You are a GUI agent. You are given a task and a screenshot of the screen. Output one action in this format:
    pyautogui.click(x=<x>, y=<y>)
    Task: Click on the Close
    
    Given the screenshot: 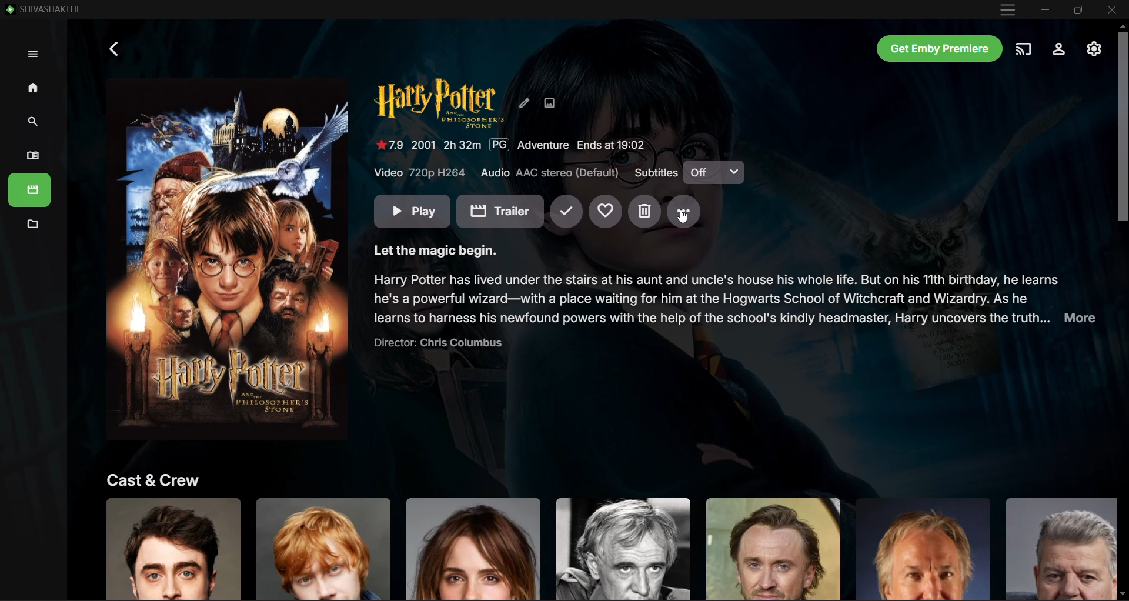 What is the action you would take?
    pyautogui.click(x=1112, y=10)
    